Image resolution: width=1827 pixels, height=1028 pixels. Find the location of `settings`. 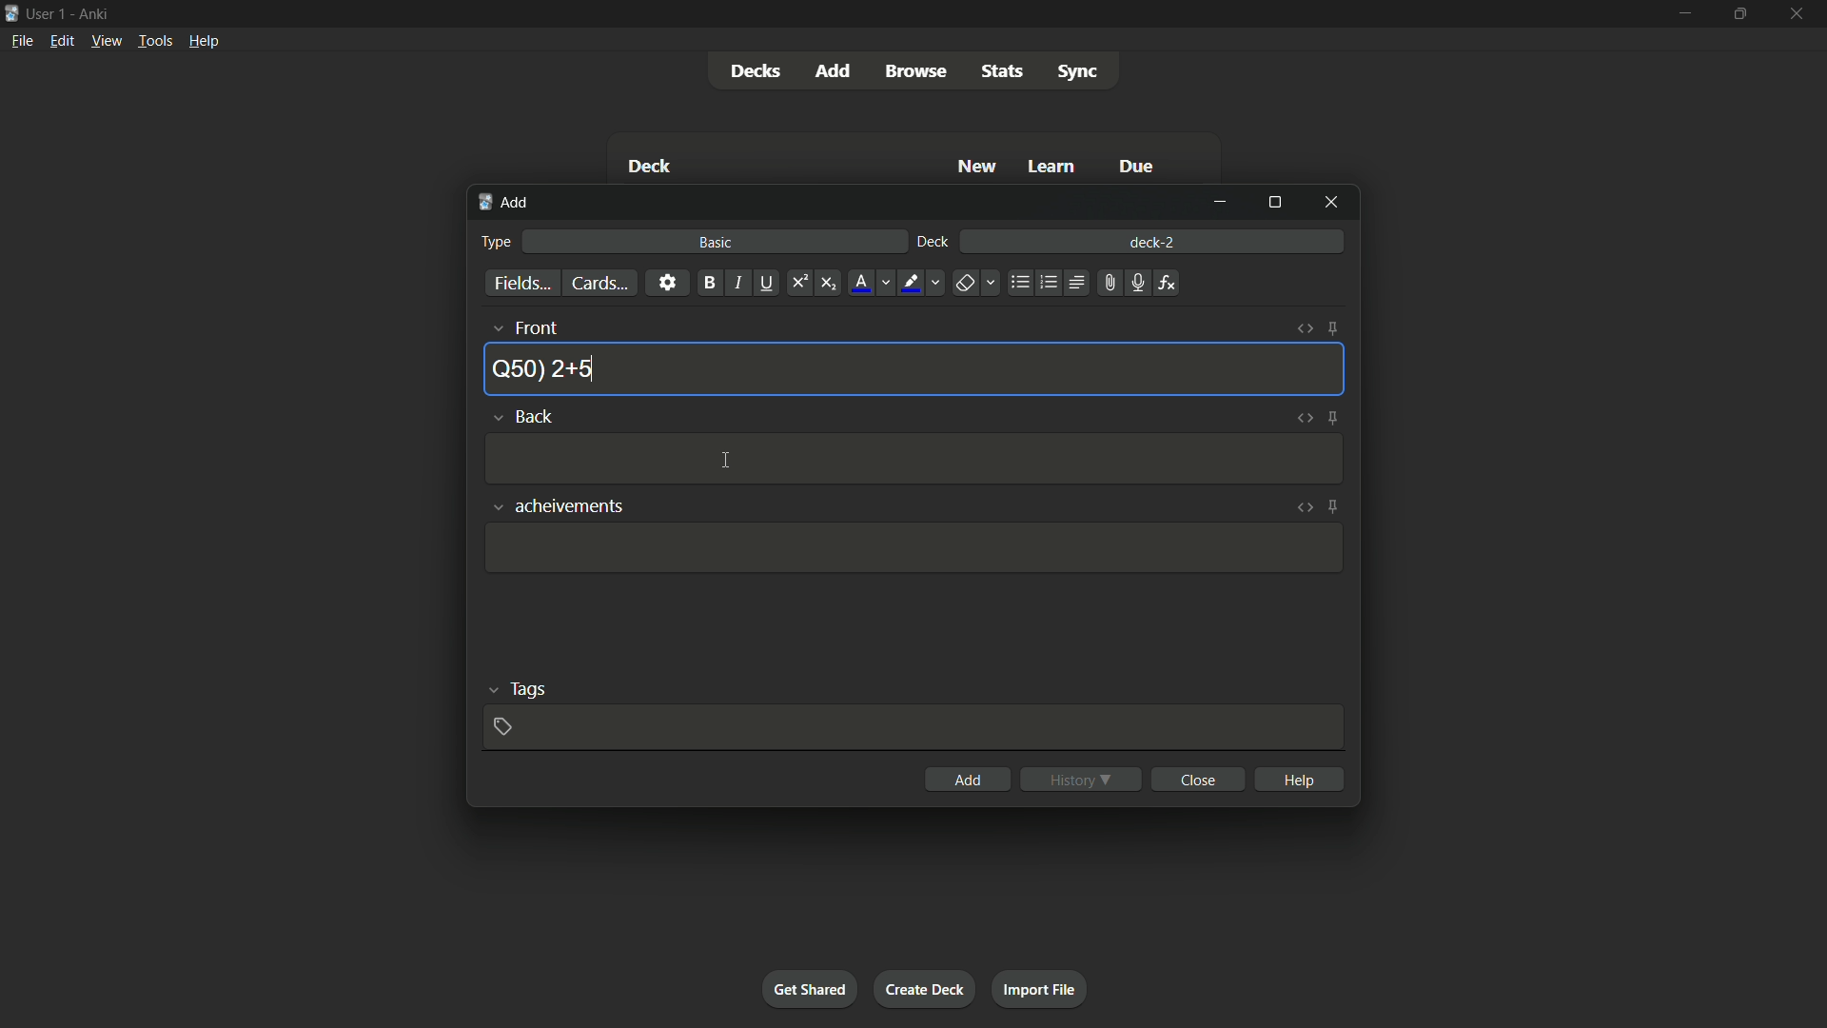

settings is located at coordinates (669, 283).